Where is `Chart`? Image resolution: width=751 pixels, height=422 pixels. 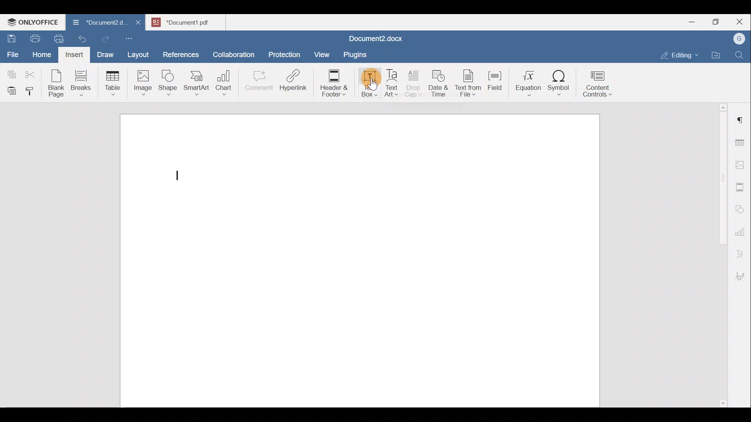
Chart is located at coordinates (222, 84).